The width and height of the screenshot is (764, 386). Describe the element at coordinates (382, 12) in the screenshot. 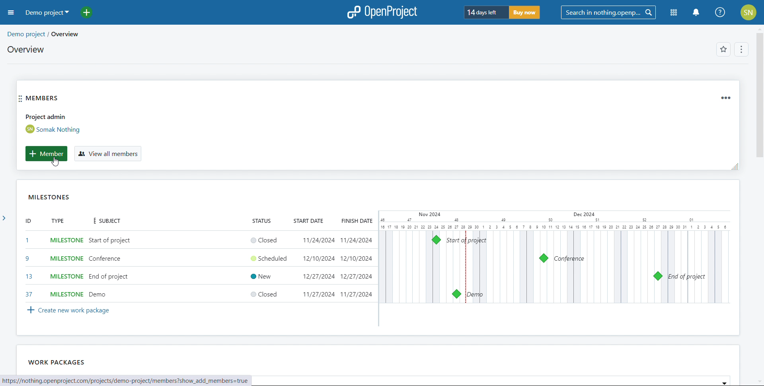

I see `open project` at that location.